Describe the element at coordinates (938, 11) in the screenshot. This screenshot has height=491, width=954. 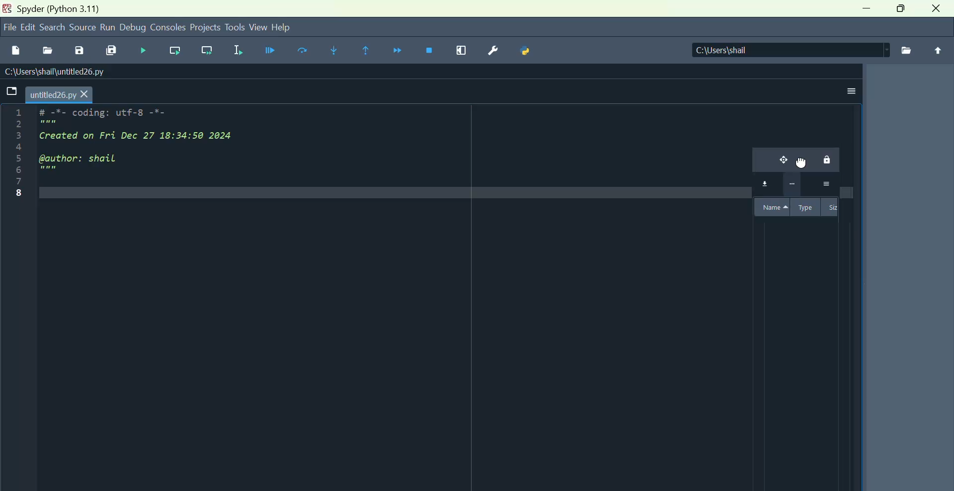
I see `close` at that location.